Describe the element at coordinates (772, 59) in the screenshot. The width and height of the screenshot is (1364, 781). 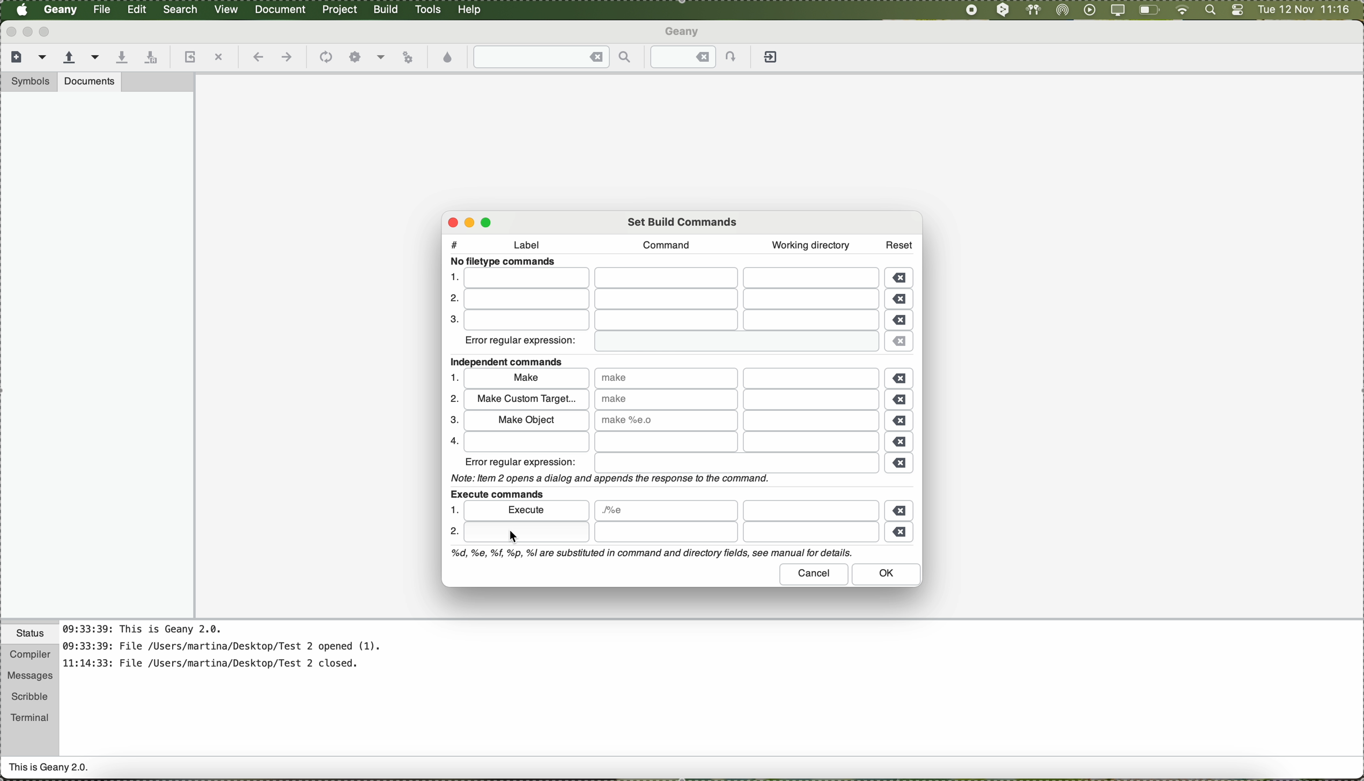
I see `quit Geany` at that location.